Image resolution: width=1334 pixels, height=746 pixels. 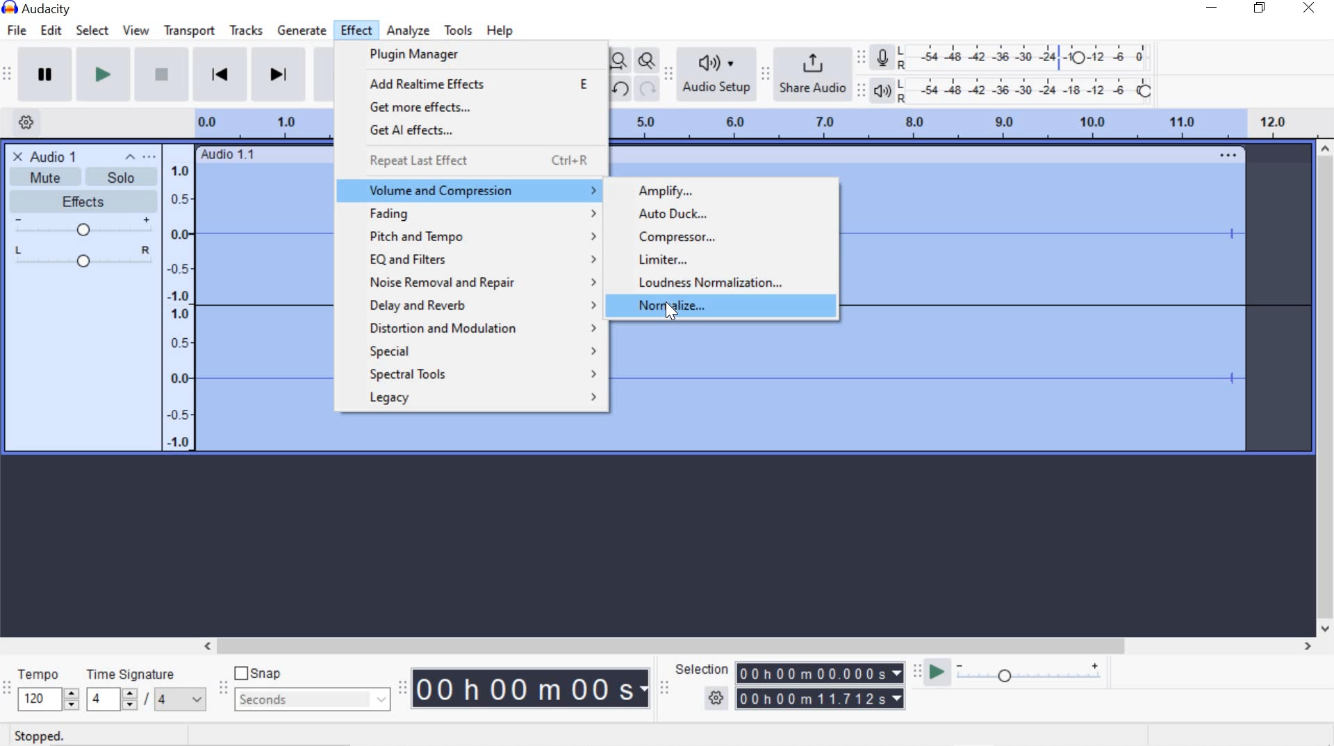 I want to click on plugin manager, so click(x=445, y=56).